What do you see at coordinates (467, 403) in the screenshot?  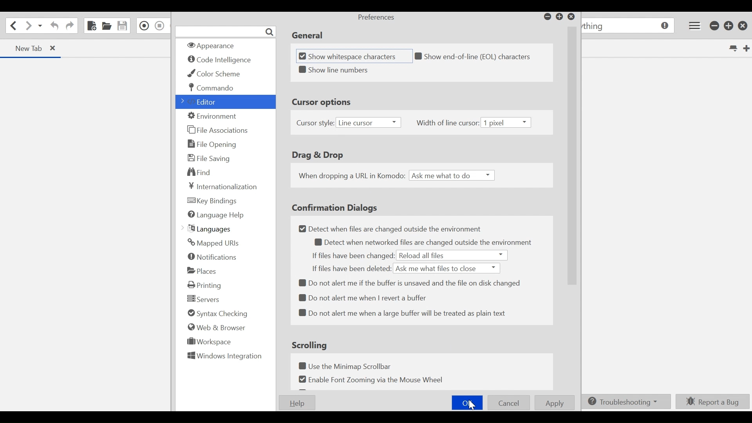 I see `OK` at bounding box center [467, 403].